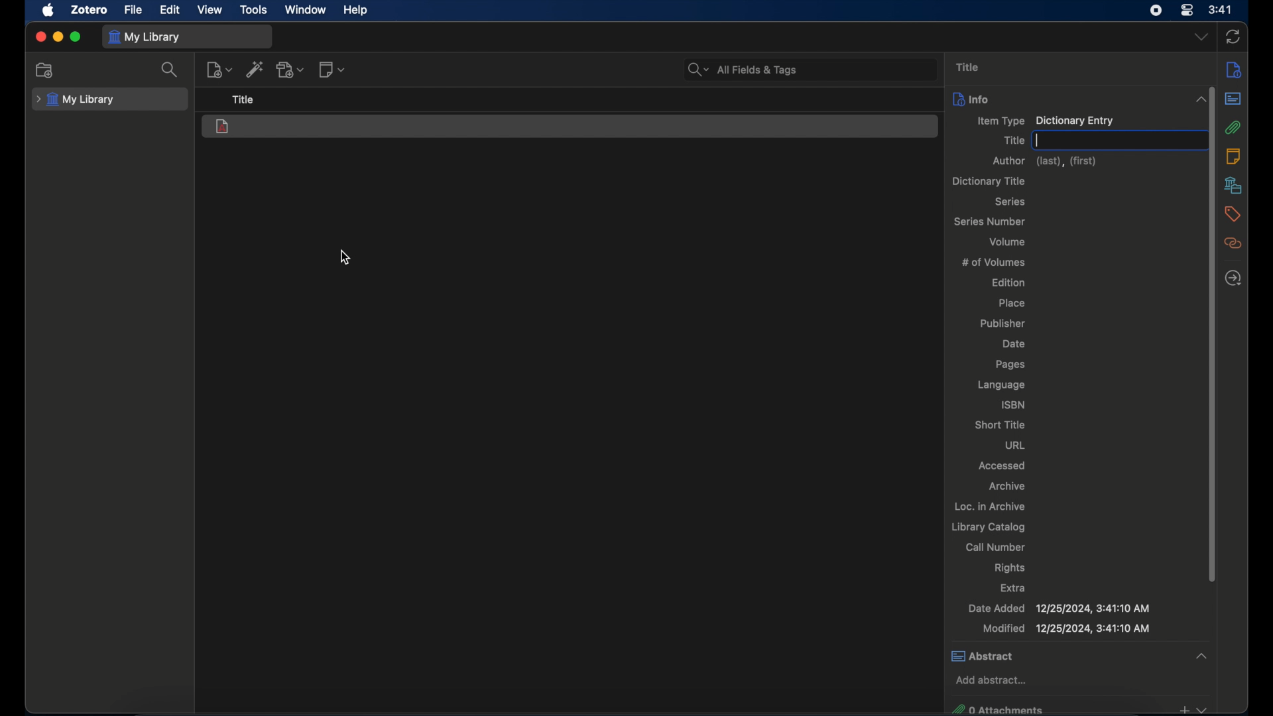 This screenshot has width=1273, height=716. What do you see at coordinates (1008, 241) in the screenshot?
I see `volume` at bounding box center [1008, 241].